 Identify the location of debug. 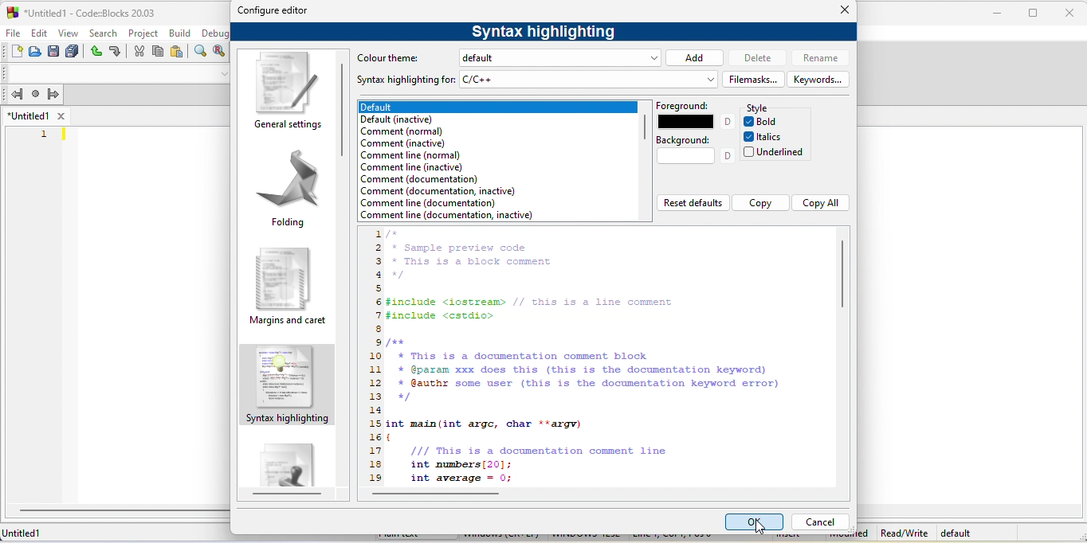
(215, 33).